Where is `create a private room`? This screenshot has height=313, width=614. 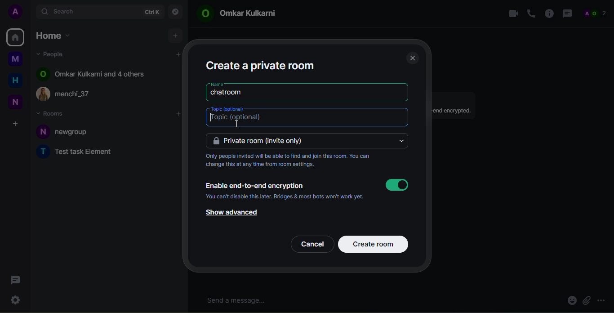 create a private room is located at coordinates (262, 65).